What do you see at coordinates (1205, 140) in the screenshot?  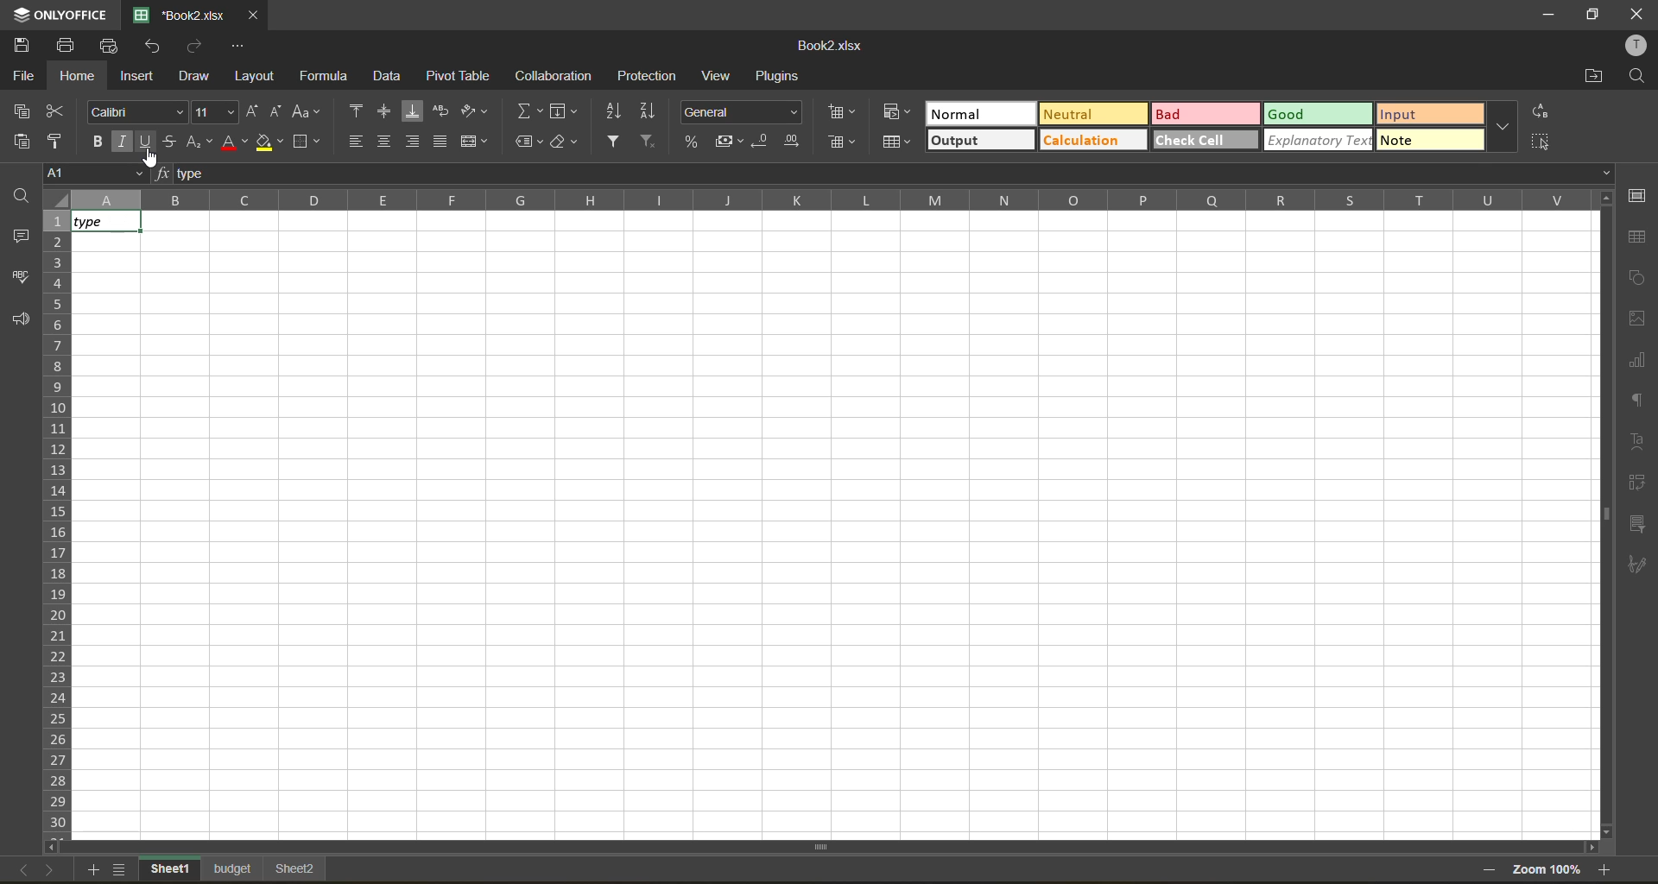 I see `check cell` at bounding box center [1205, 140].